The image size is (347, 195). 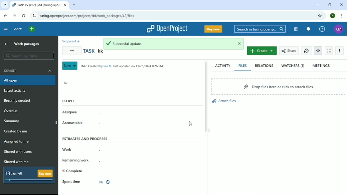 What do you see at coordinates (341, 16) in the screenshot?
I see `Customize and control google chrome` at bounding box center [341, 16].